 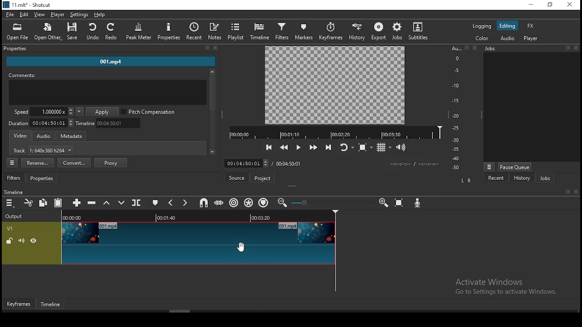 I want to click on jobs, so click(x=532, y=48).